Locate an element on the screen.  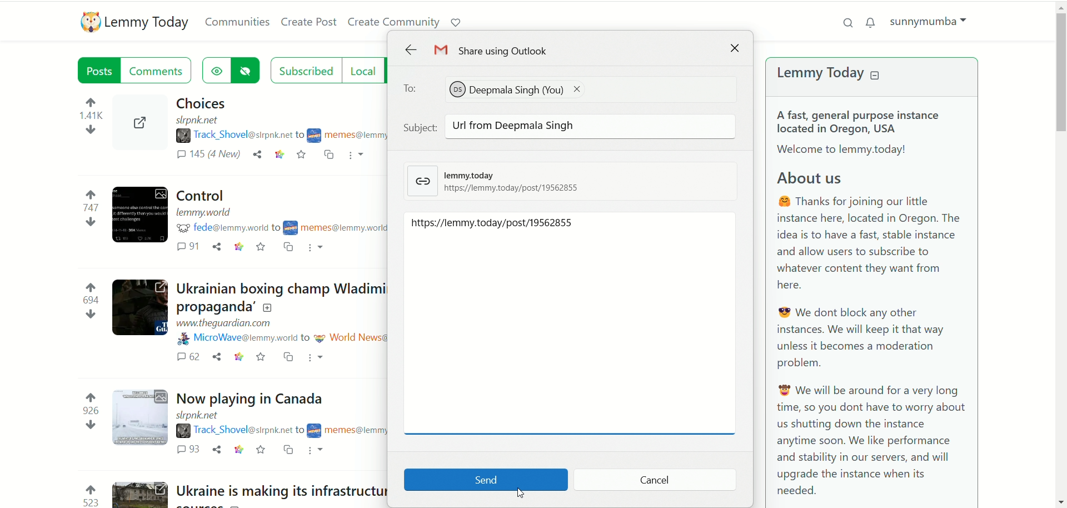
Post on "Choices" is located at coordinates (201, 102).